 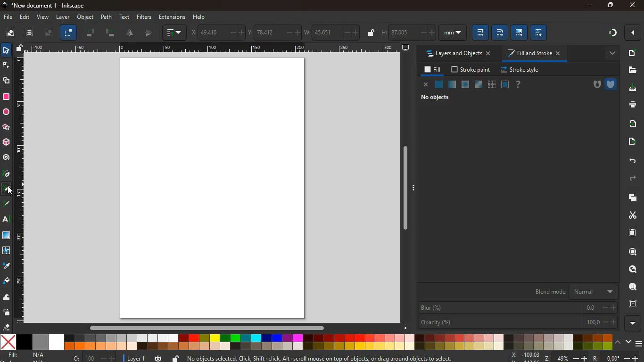 I want to click on normal, so click(x=439, y=86).